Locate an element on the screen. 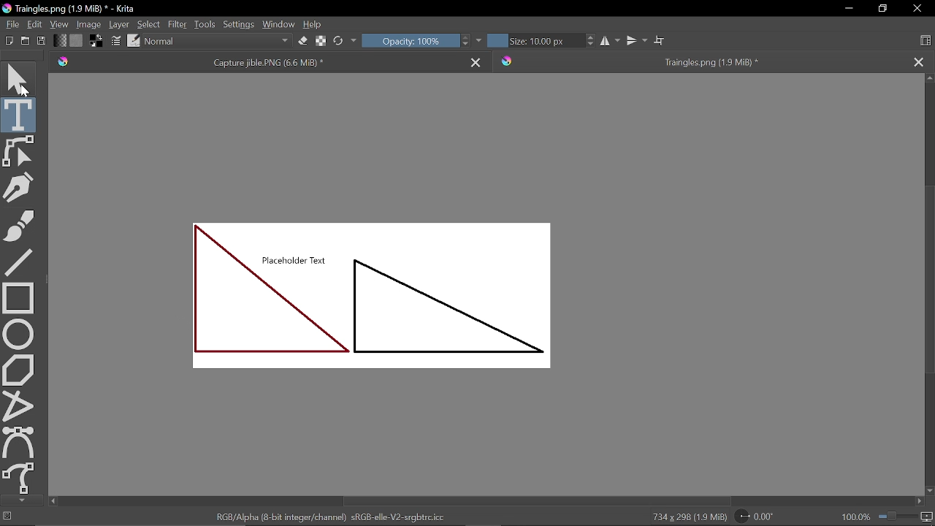 The height and width of the screenshot is (526, 935). Freehand brush tool is located at coordinates (20, 227).